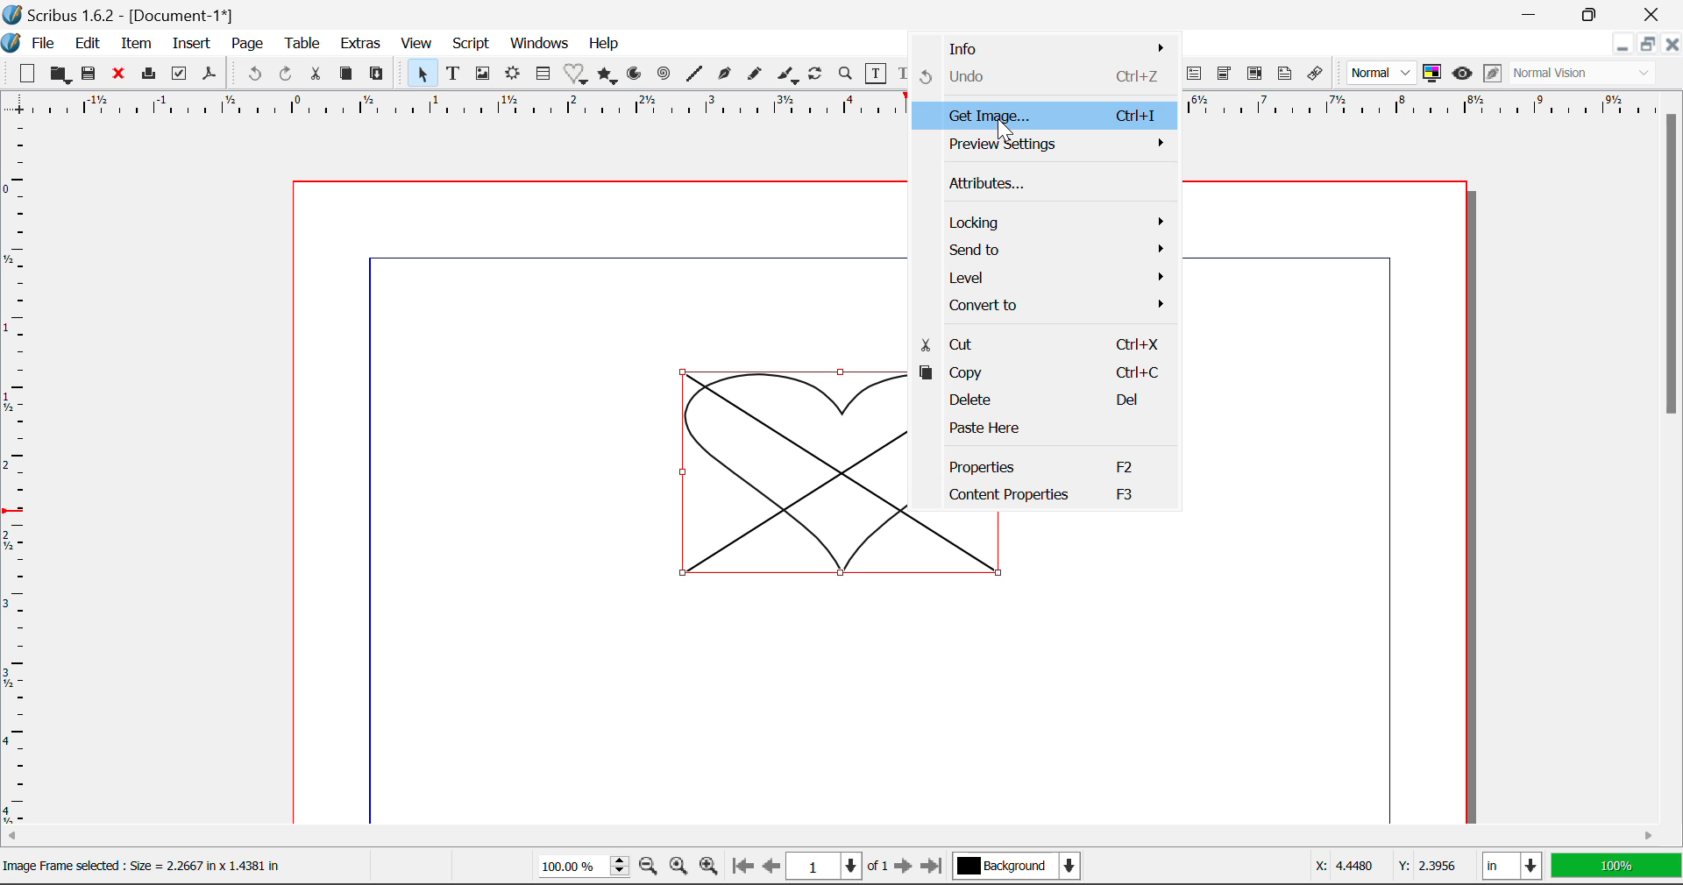 This screenshot has height=885, width=1683. I want to click on Get Image, so click(1041, 117).